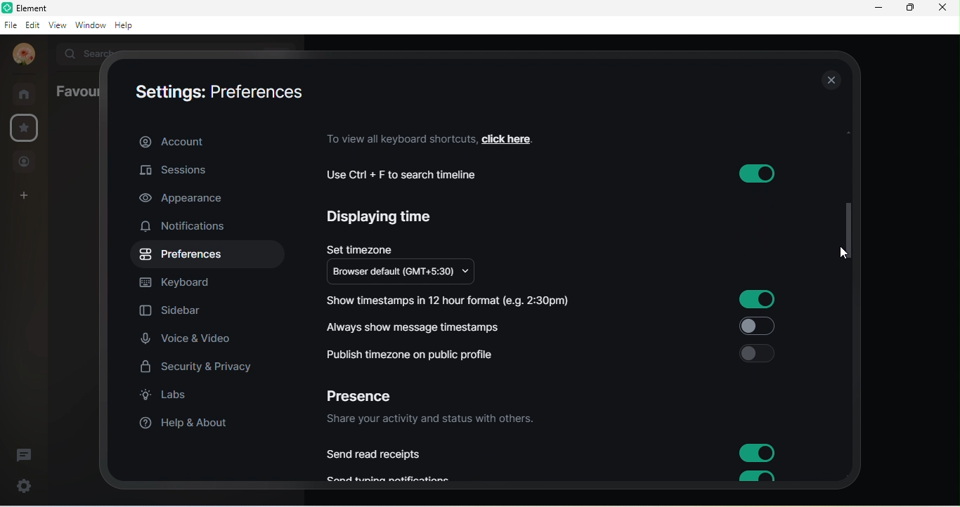  What do you see at coordinates (758, 353) in the screenshot?
I see `button` at bounding box center [758, 353].